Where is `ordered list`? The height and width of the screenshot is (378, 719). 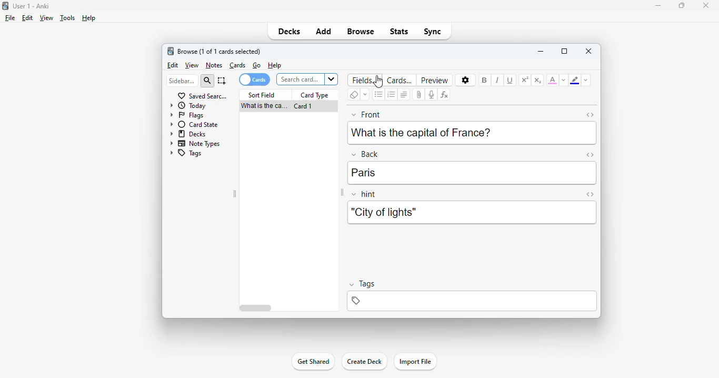 ordered list is located at coordinates (392, 95).